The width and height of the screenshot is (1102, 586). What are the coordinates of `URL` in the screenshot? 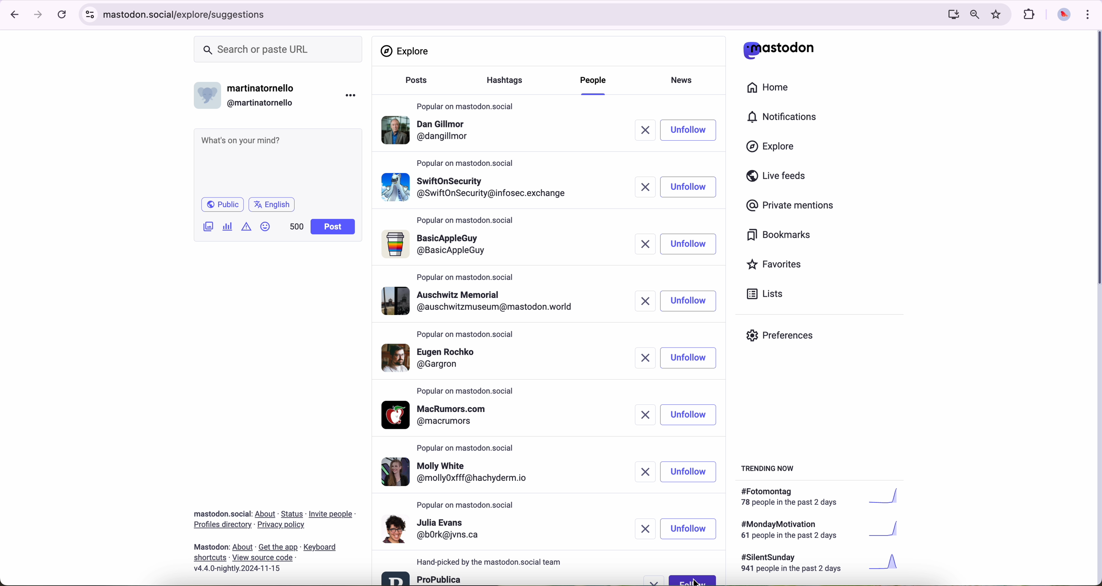 It's located at (188, 13).